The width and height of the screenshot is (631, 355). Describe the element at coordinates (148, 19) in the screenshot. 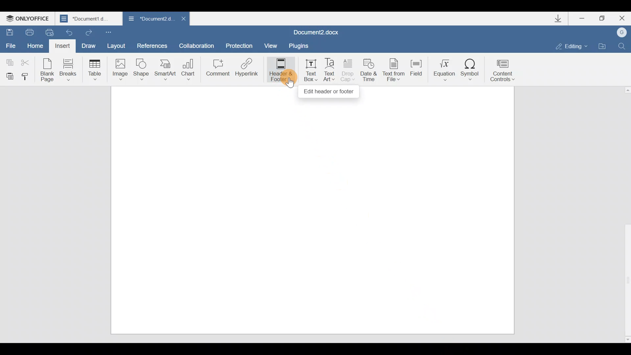

I see `Document2 d.` at that location.